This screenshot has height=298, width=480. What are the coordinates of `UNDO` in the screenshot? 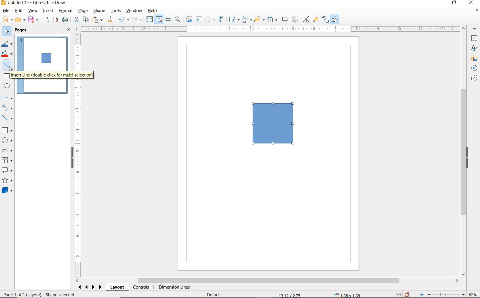 It's located at (124, 20).